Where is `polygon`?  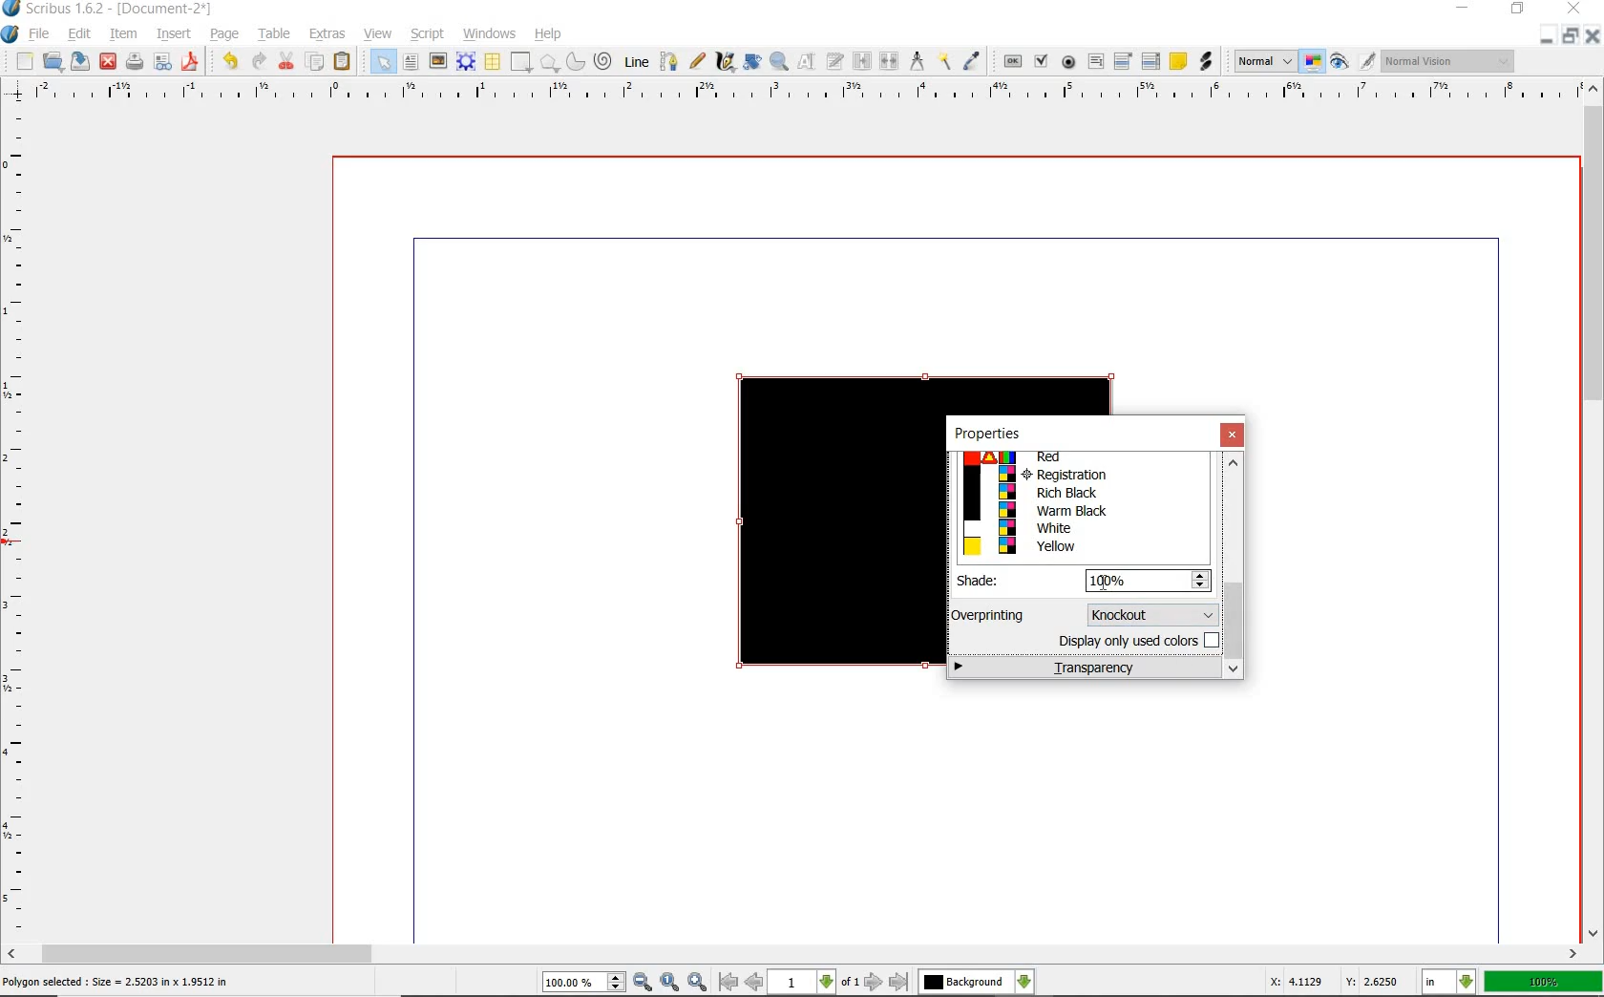 polygon is located at coordinates (549, 61).